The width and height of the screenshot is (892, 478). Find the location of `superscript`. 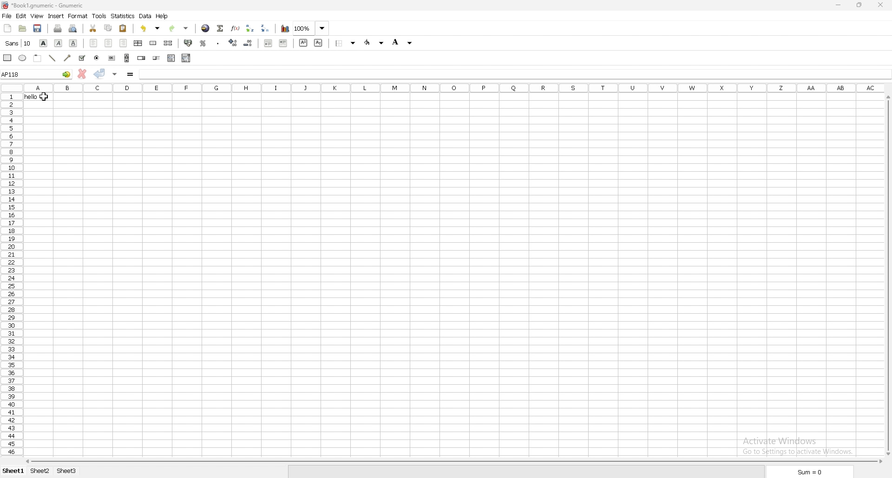

superscript is located at coordinates (304, 42).